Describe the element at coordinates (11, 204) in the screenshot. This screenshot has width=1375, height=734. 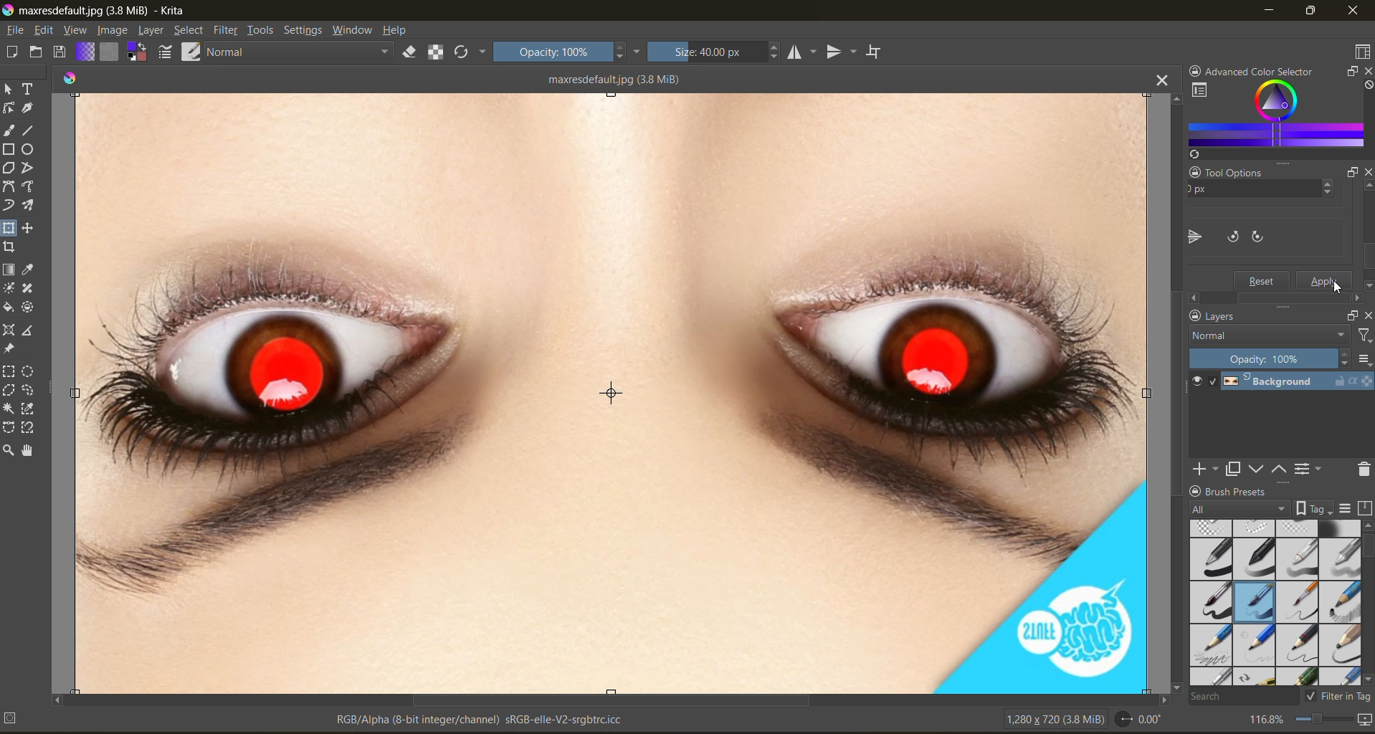
I see `tool` at that location.